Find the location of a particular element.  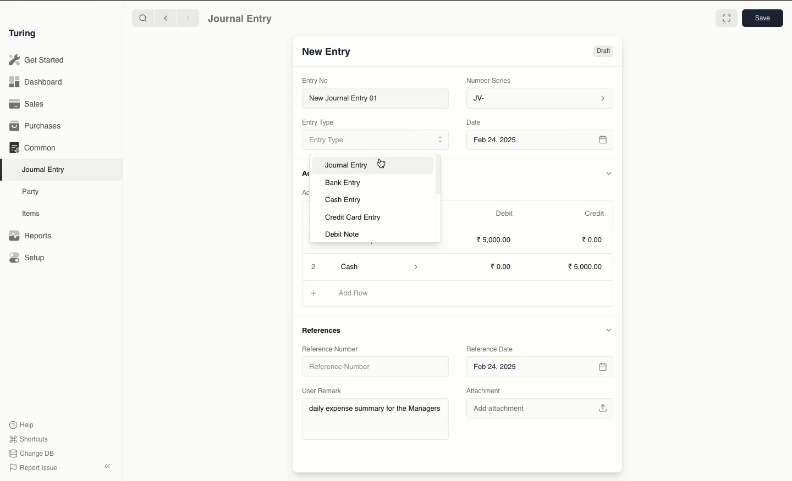

Add Row is located at coordinates (354, 293).